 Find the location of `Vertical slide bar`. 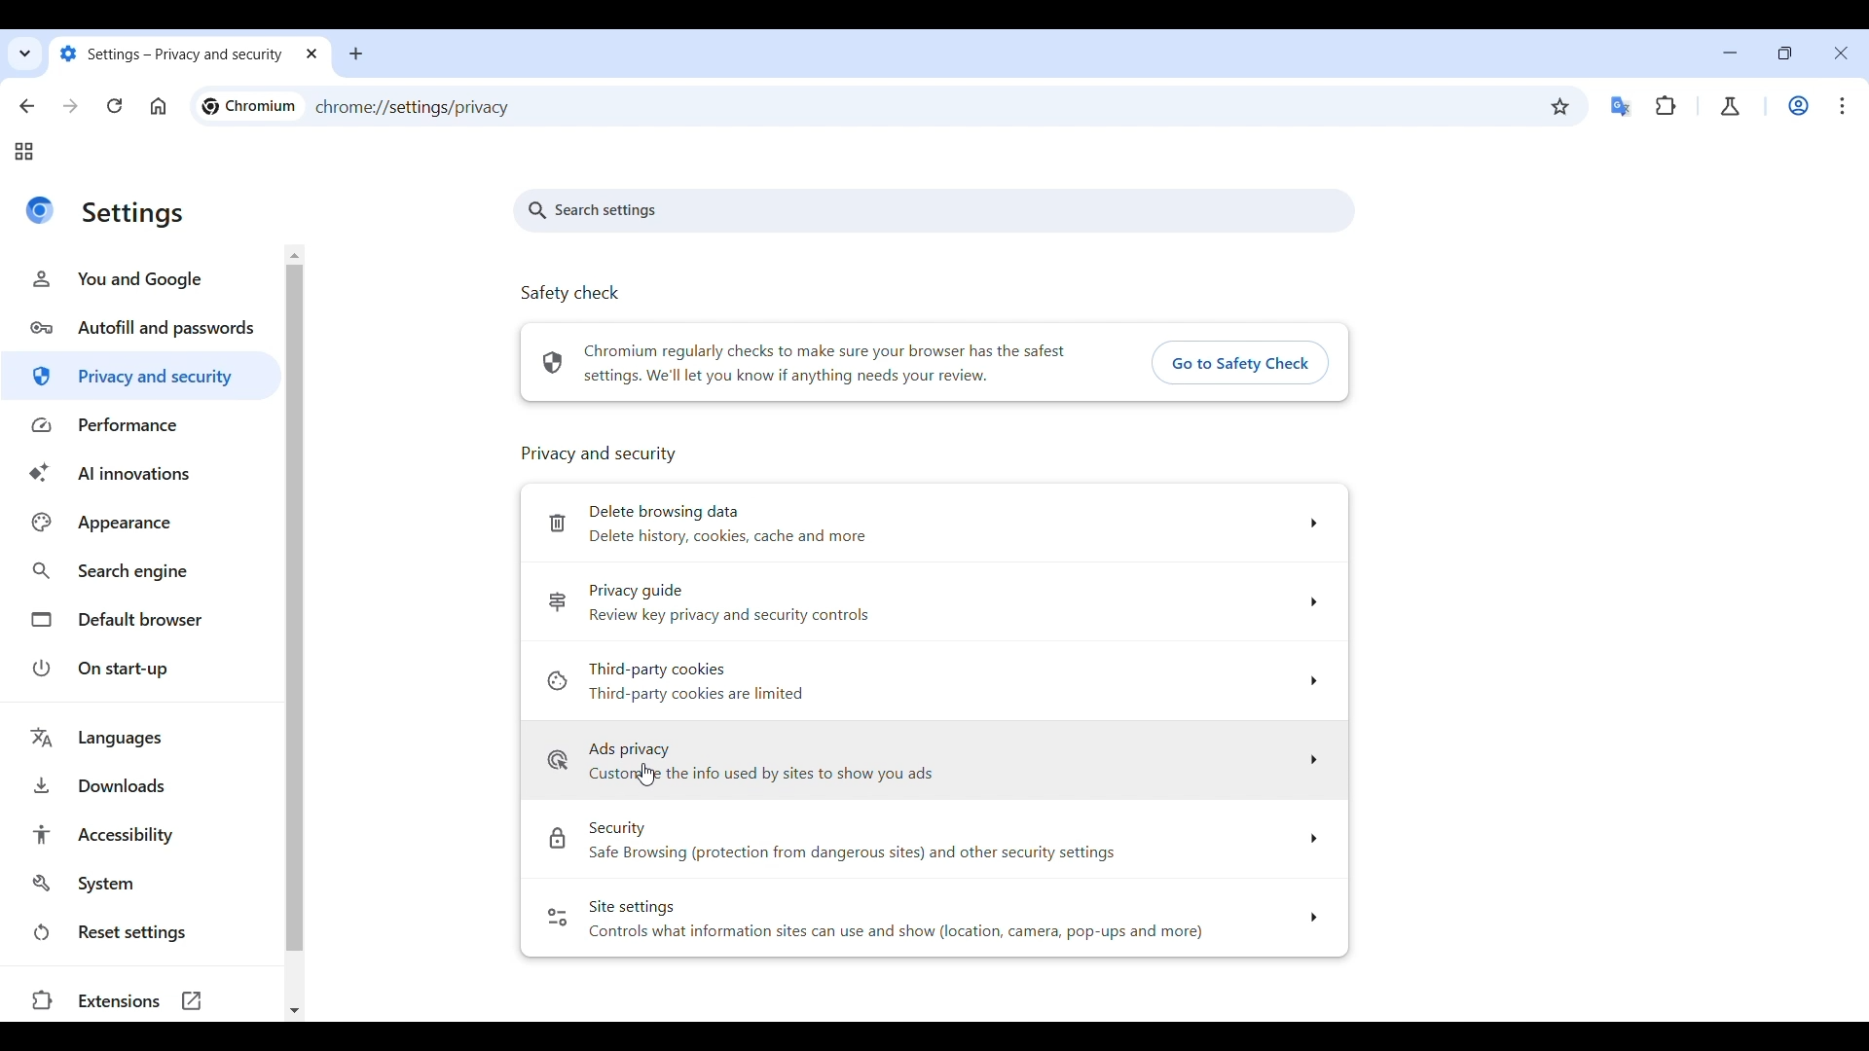

Vertical slide bar is located at coordinates (295, 607).